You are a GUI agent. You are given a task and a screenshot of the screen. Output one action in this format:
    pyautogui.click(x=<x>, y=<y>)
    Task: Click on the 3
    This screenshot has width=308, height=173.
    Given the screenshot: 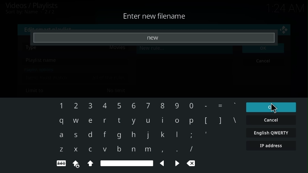 What is the action you would take?
    pyautogui.click(x=90, y=106)
    